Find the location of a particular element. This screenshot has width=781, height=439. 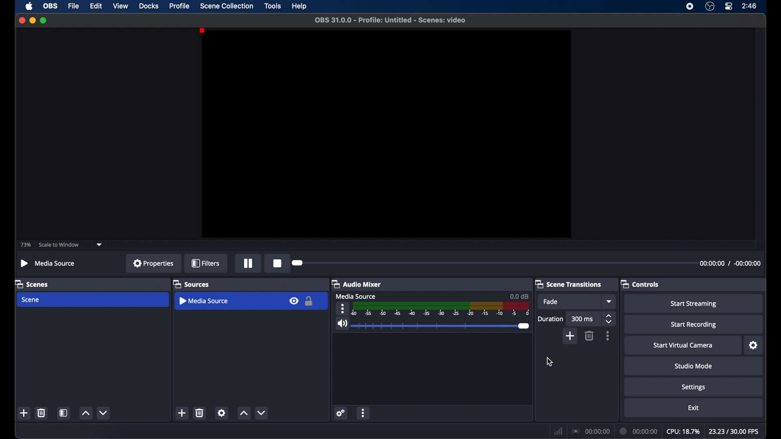

decrement is located at coordinates (104, 413).